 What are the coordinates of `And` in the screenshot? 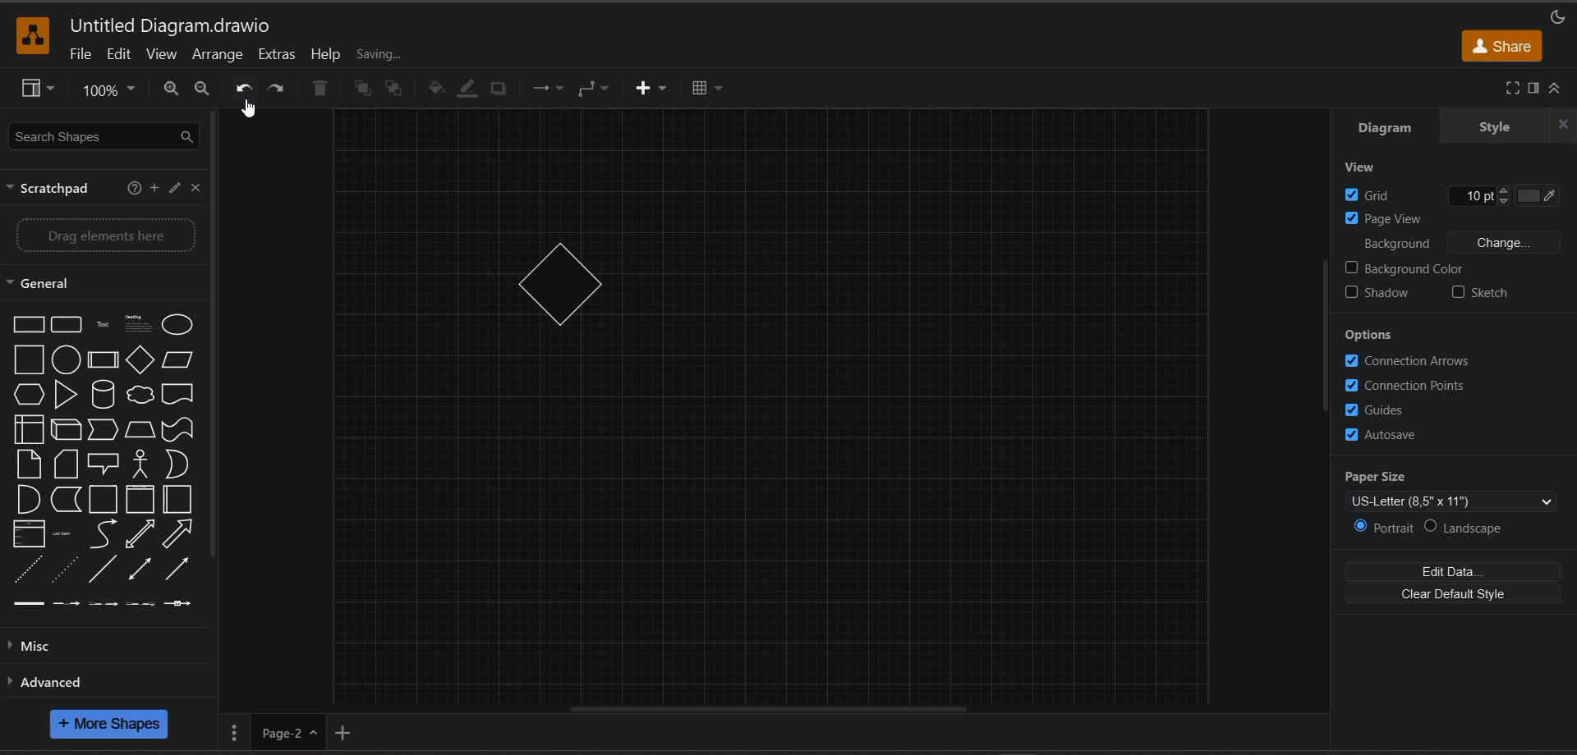 It's located at (26, 498).